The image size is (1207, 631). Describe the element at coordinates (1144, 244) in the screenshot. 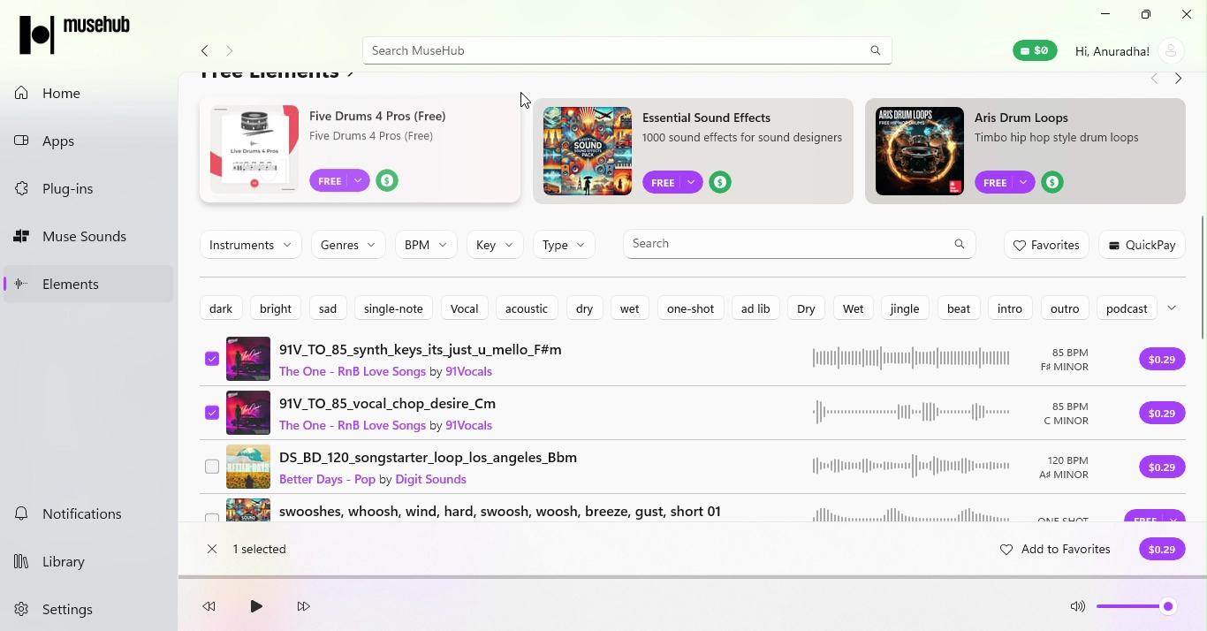

I see `Quick play` at that location.